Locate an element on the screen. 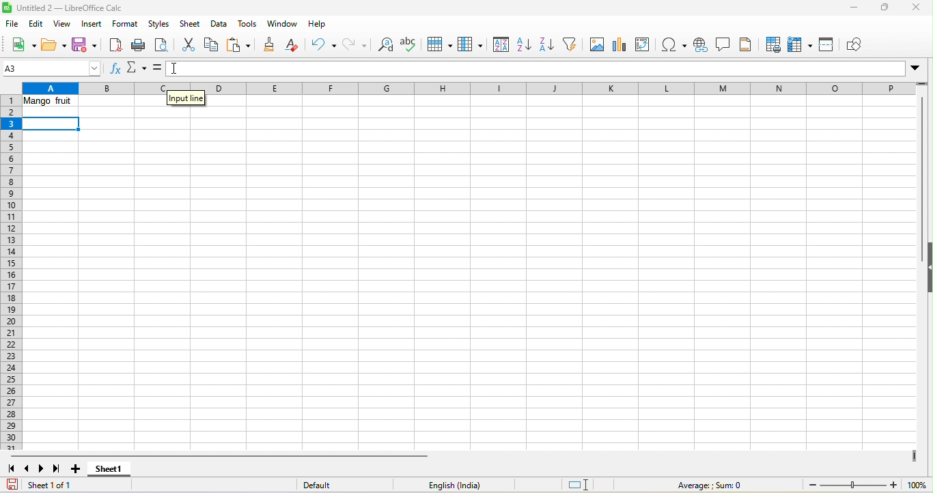 The height and width of the screenshot is (493, 933). clone formatting is located at coordinates (271, 46).